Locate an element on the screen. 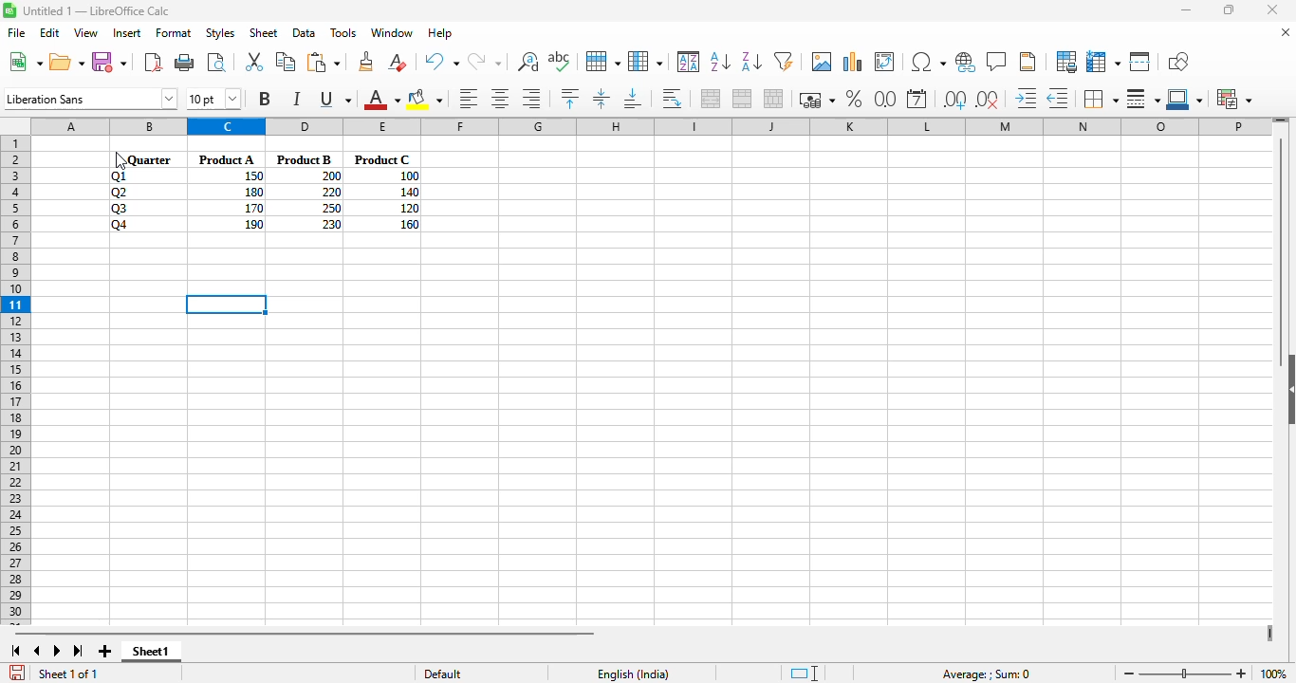 The height and width of the screenshot is (683, 1296). 220 is located at coordinates (331, 192).